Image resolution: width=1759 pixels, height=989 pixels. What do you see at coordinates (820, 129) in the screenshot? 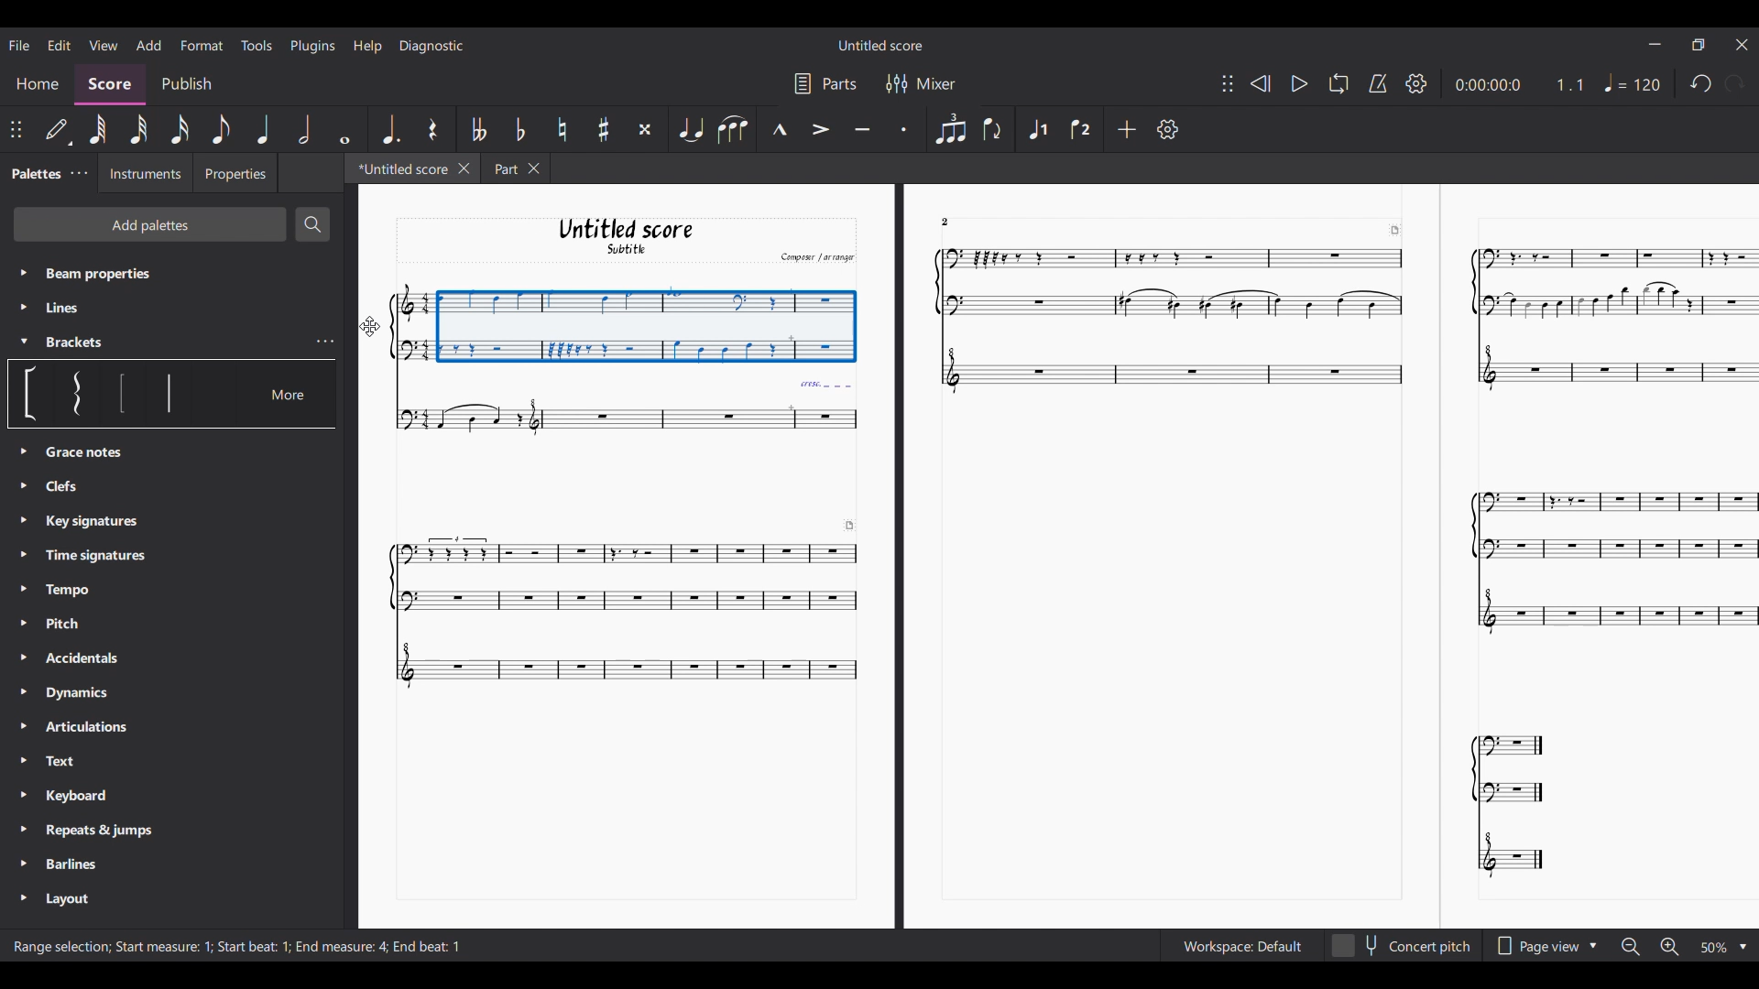
I see `Accent` at bounding box center [820, 129].